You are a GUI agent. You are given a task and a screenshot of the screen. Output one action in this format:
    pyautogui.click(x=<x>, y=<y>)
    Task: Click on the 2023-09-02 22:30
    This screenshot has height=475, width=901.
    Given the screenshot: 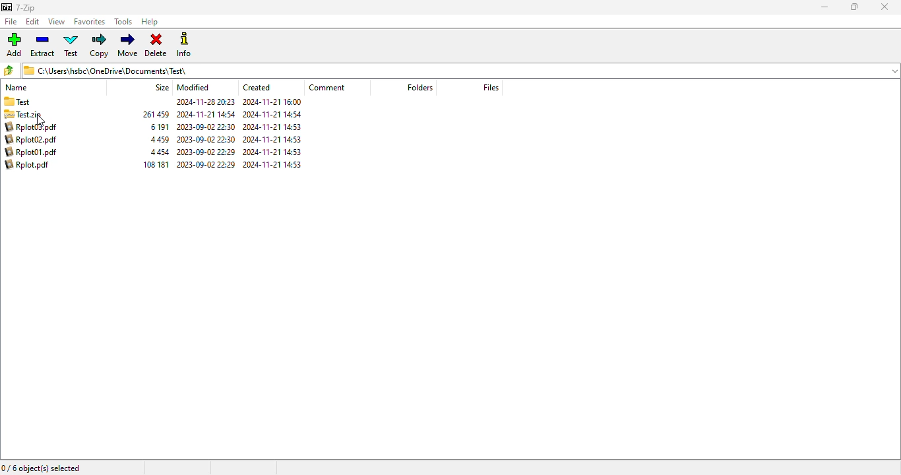 What is the action you would take?
    pyautogui.click(x=206, y=139)
    